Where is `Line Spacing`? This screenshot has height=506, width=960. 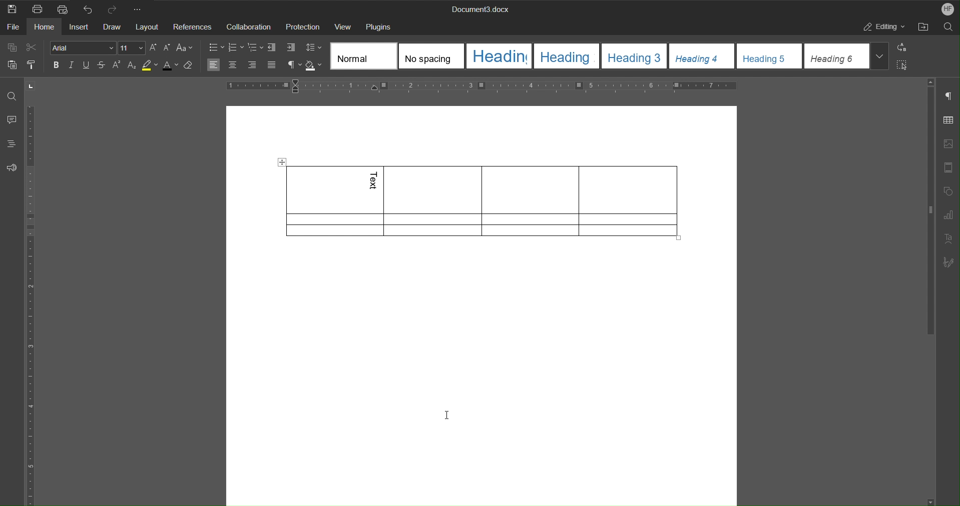
Line Spacing is located at coordinates (313, 48).